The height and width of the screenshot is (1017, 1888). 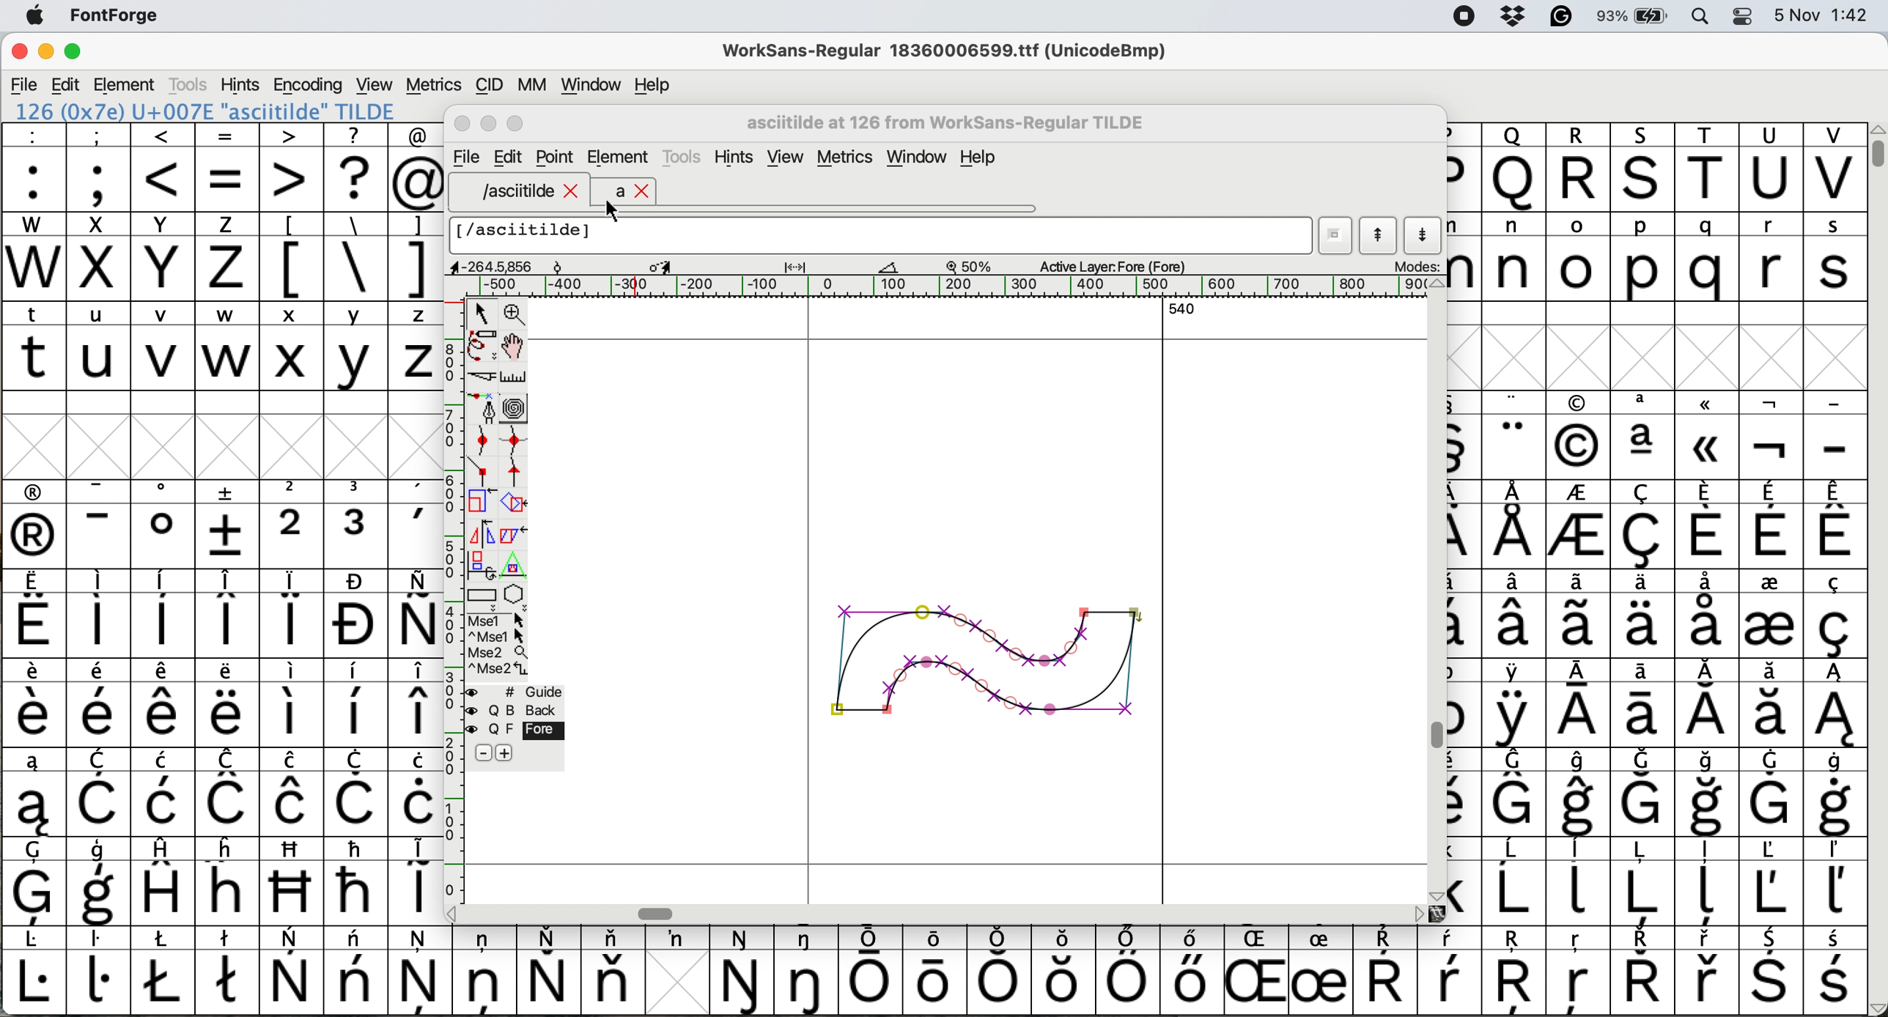 What do you see at coordinates (514, 566) in the screenshot?
I see `perform a perspective transformation on selection` at bounding box center [514, 566].